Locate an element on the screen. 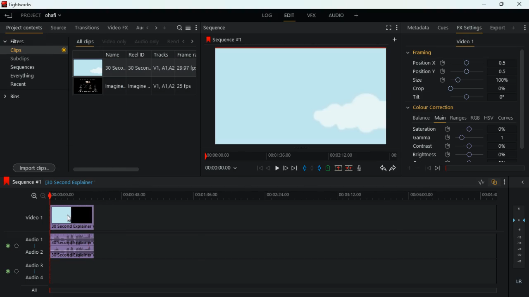 Image resolution: width=529 pixels, height=297 pixels. project contents is located at coordinates (23, 28).